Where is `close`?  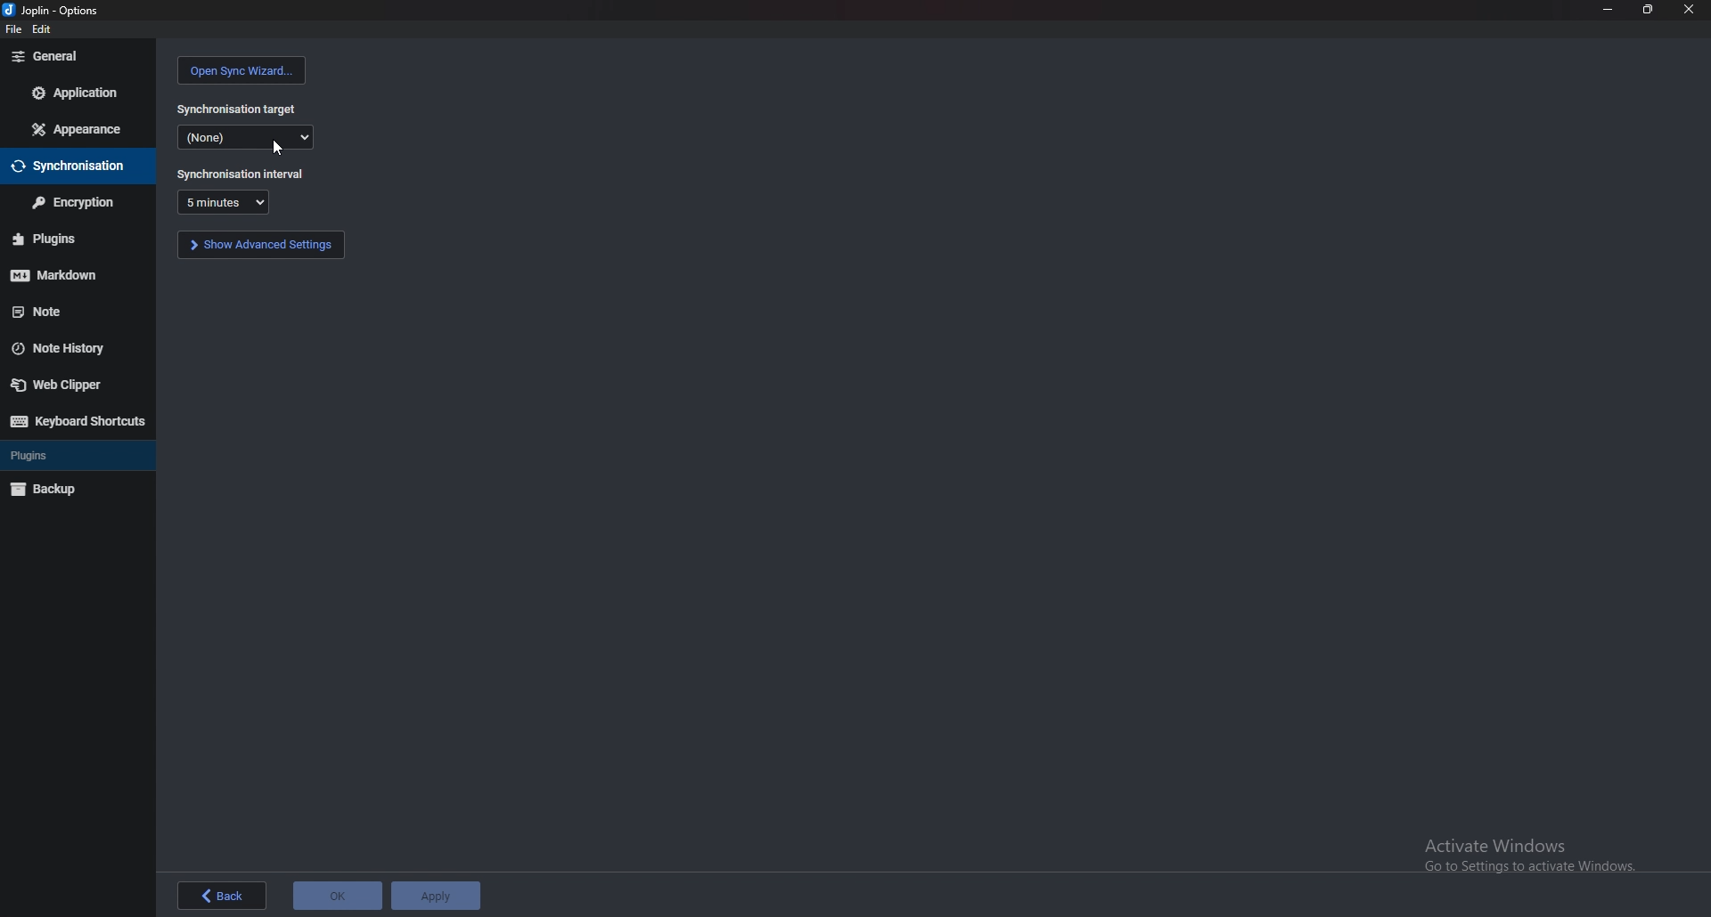
close is located at coordinates (1689, 10).